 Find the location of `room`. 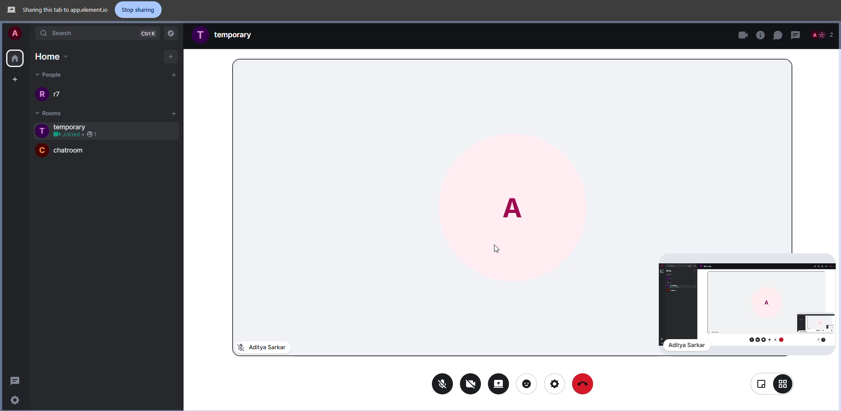

room is located at coordinates (234, 32).